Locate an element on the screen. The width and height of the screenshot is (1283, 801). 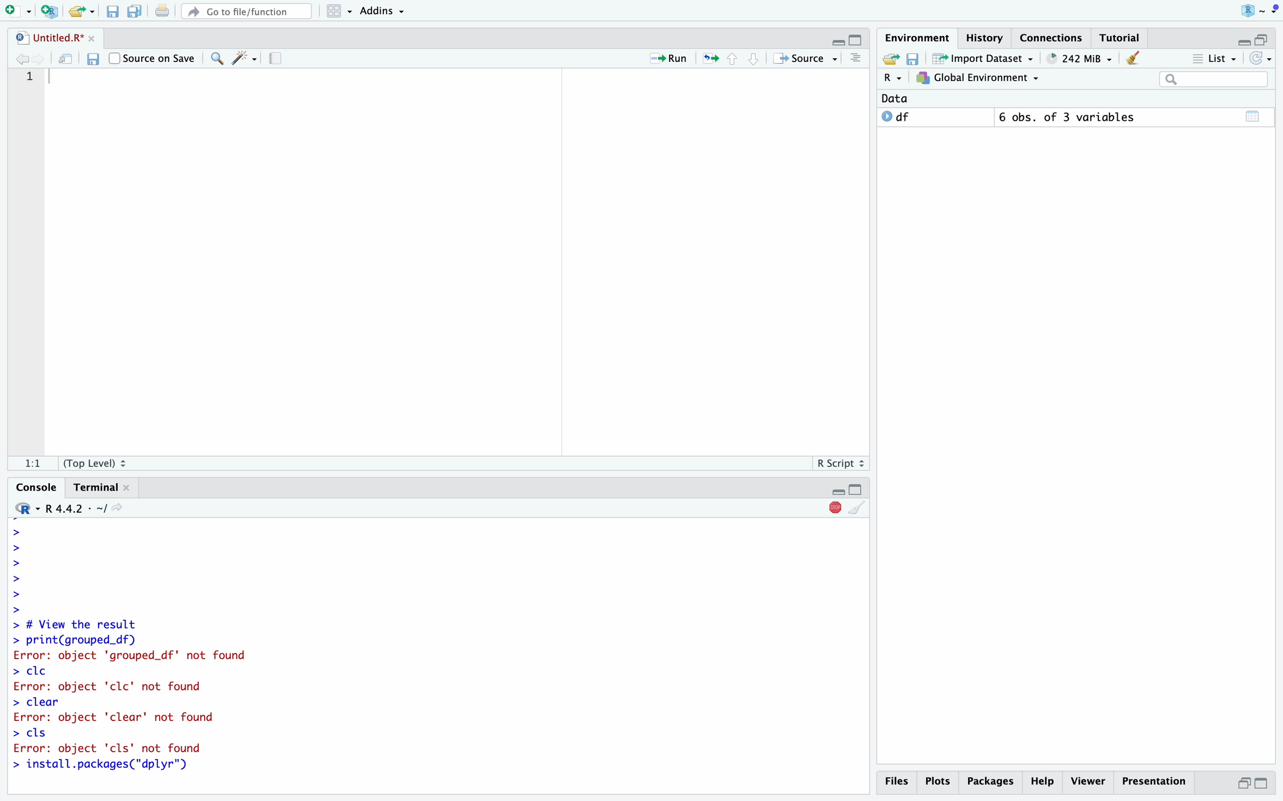
Save current file is located at coordinates (114, 12).